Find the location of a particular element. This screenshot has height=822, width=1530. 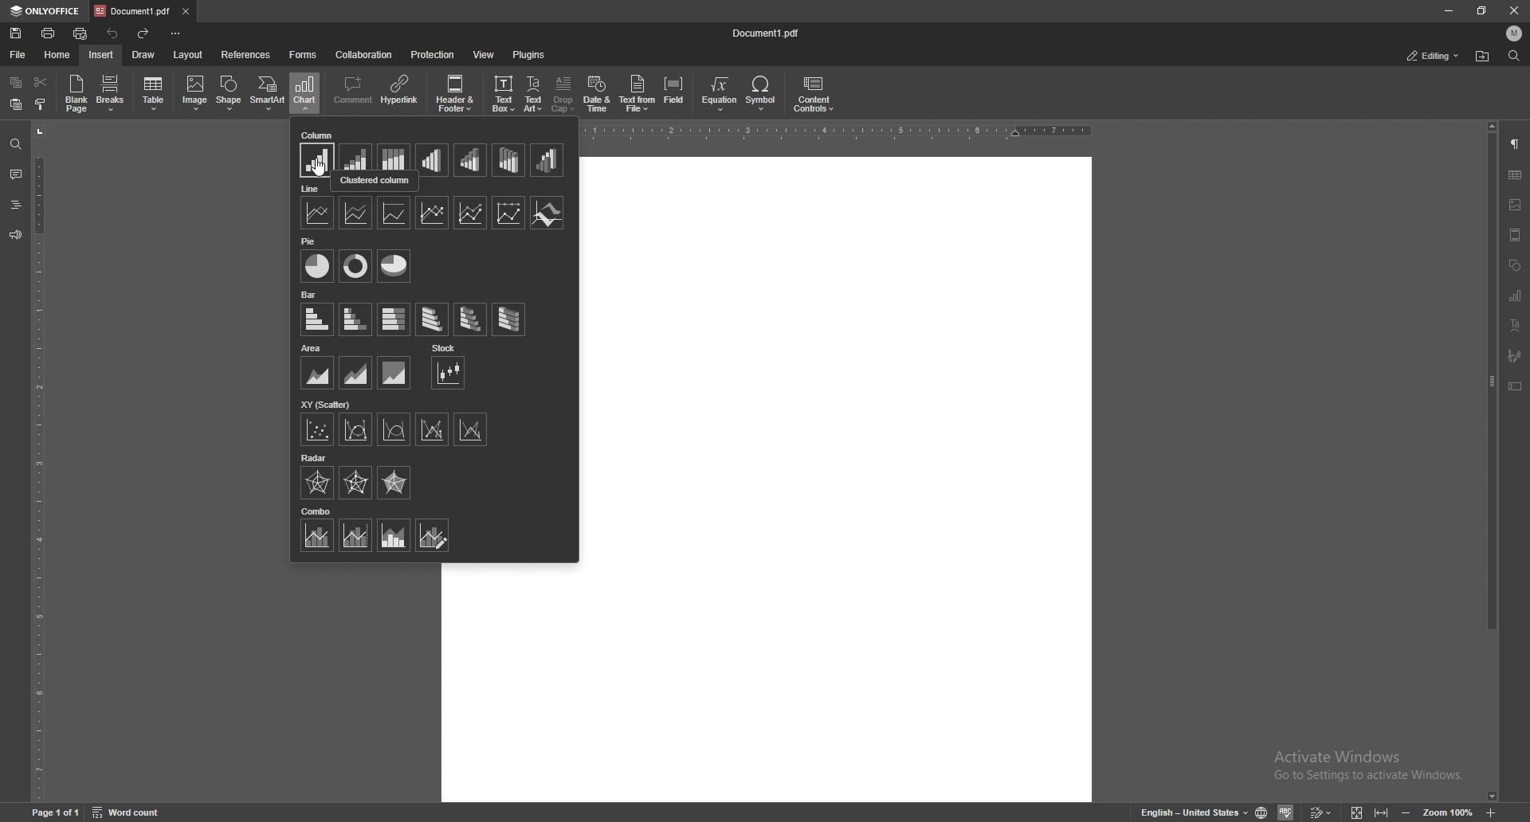

Breaks is located at coordinates (113, 95).